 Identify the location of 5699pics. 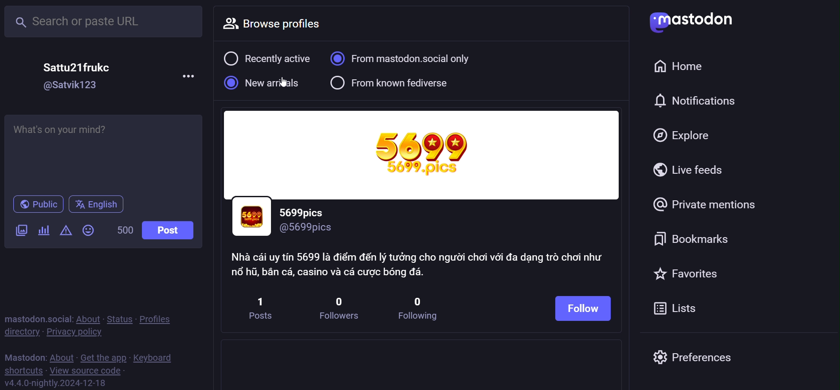
(306, 209).